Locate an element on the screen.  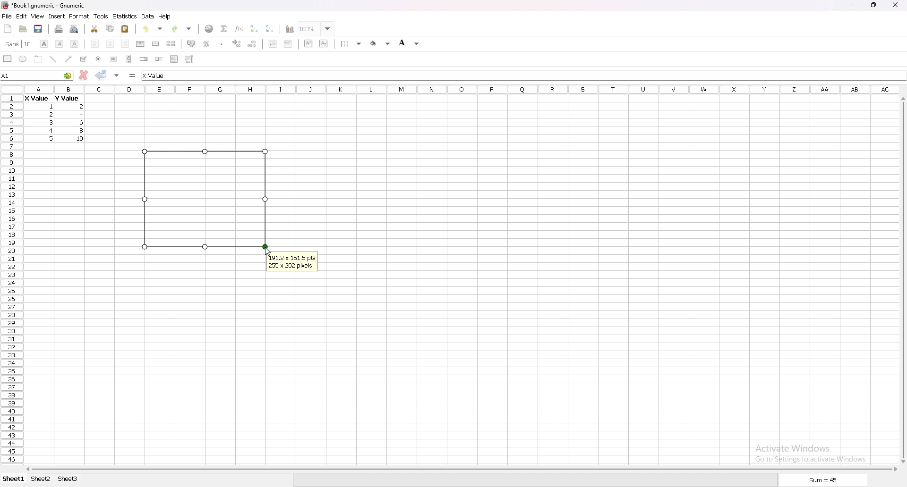
tickbox is located at coordinates (83, 59).